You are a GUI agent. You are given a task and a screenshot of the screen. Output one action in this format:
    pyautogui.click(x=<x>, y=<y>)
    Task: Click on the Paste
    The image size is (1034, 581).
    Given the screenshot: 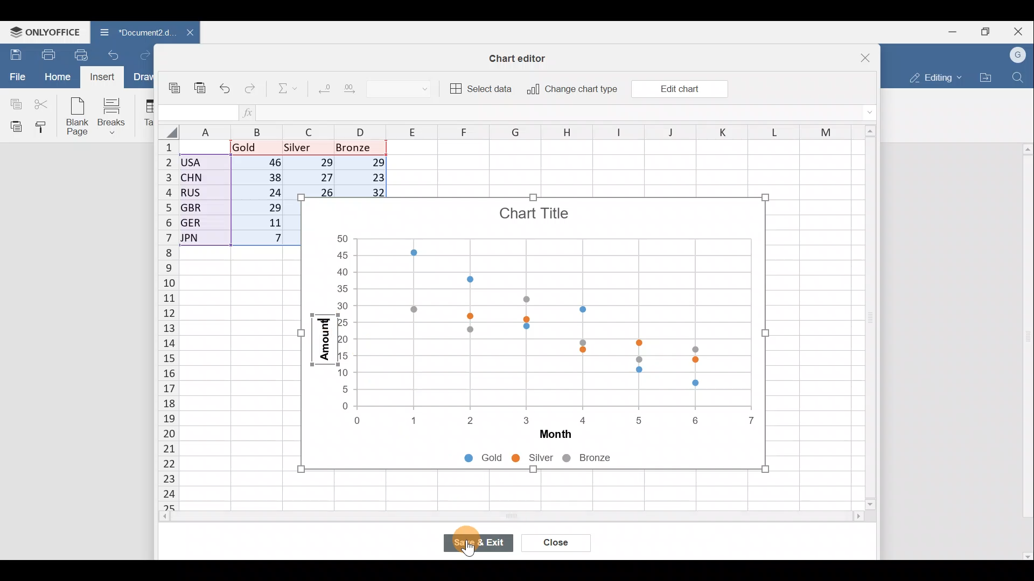 What is the action you would take?
    pyautogui.click(x=200, y=83)
    